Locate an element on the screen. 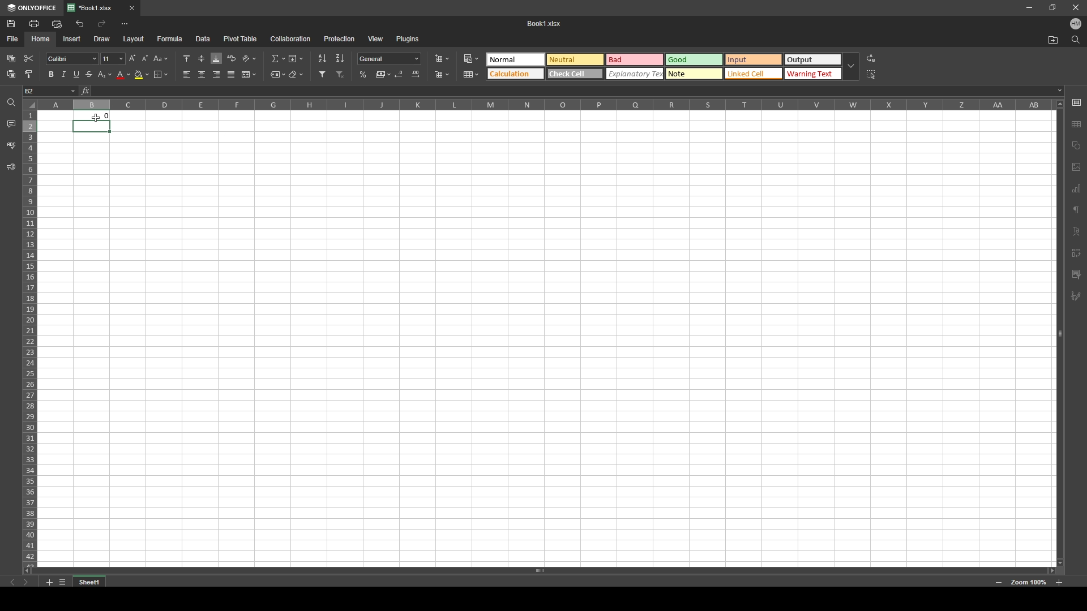  increase decimal is located at coordinates (416, 74).